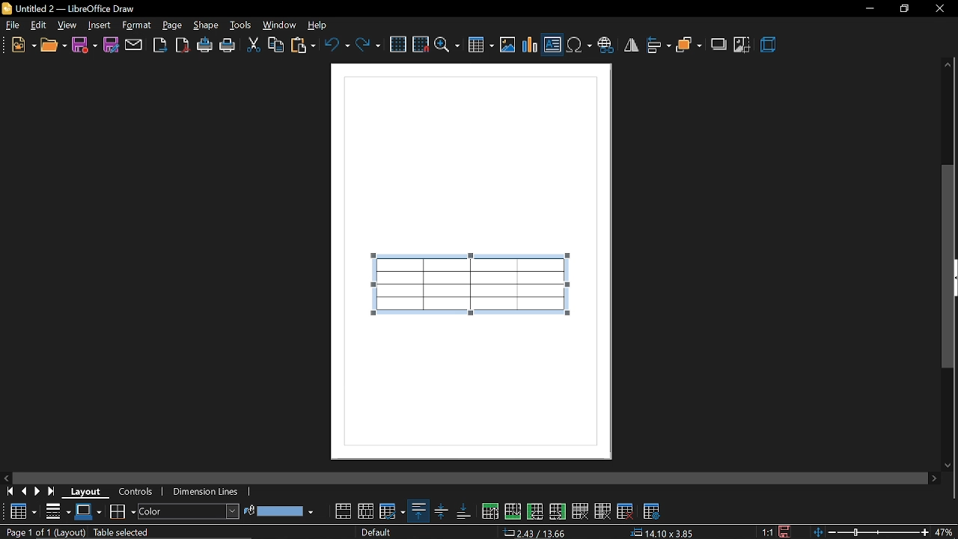 The width and height of the screenshot is (958, 539). Describe the element at coordinates (367, 511) in the screenshot. I see `split cells` at that location.